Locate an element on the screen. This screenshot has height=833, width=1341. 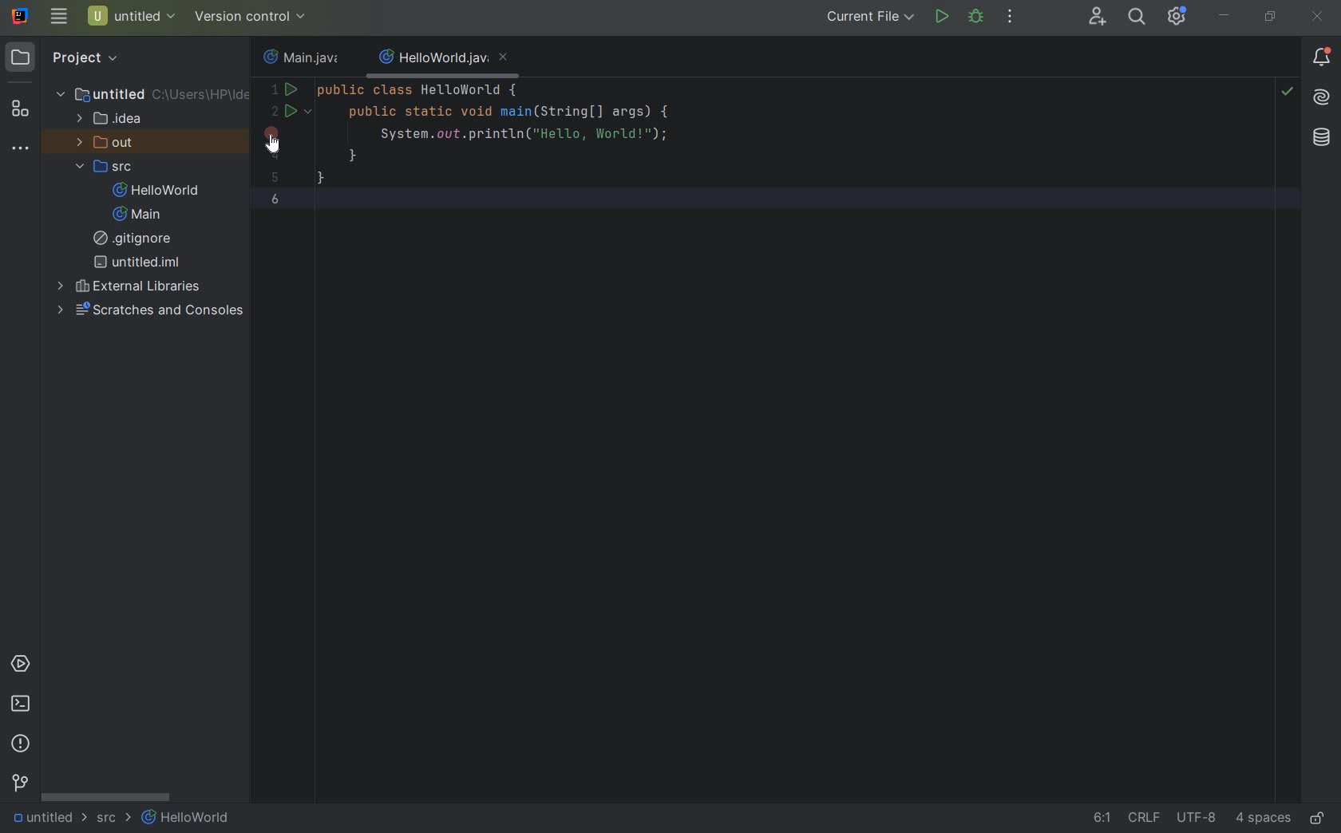
indent is located at coordinates (1263, 820).